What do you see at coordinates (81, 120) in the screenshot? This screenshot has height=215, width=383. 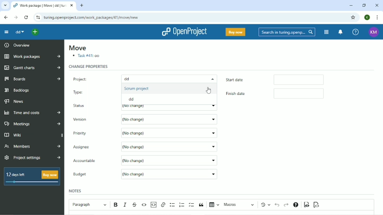 I see `Version` at bounding box center [81, 120].